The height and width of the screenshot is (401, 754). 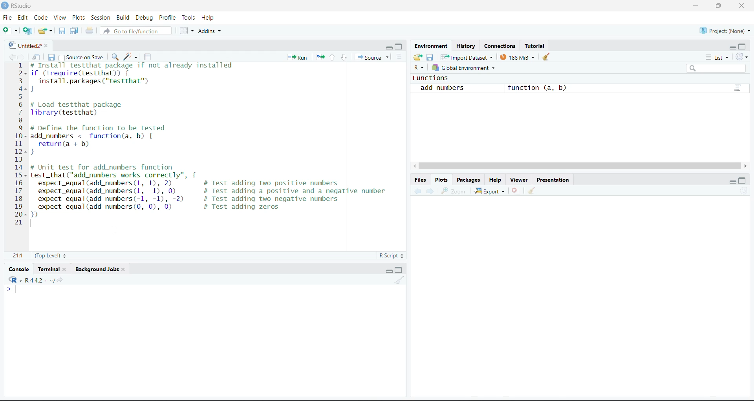 I want to click on Load workspace, so click(x=417, y=58).